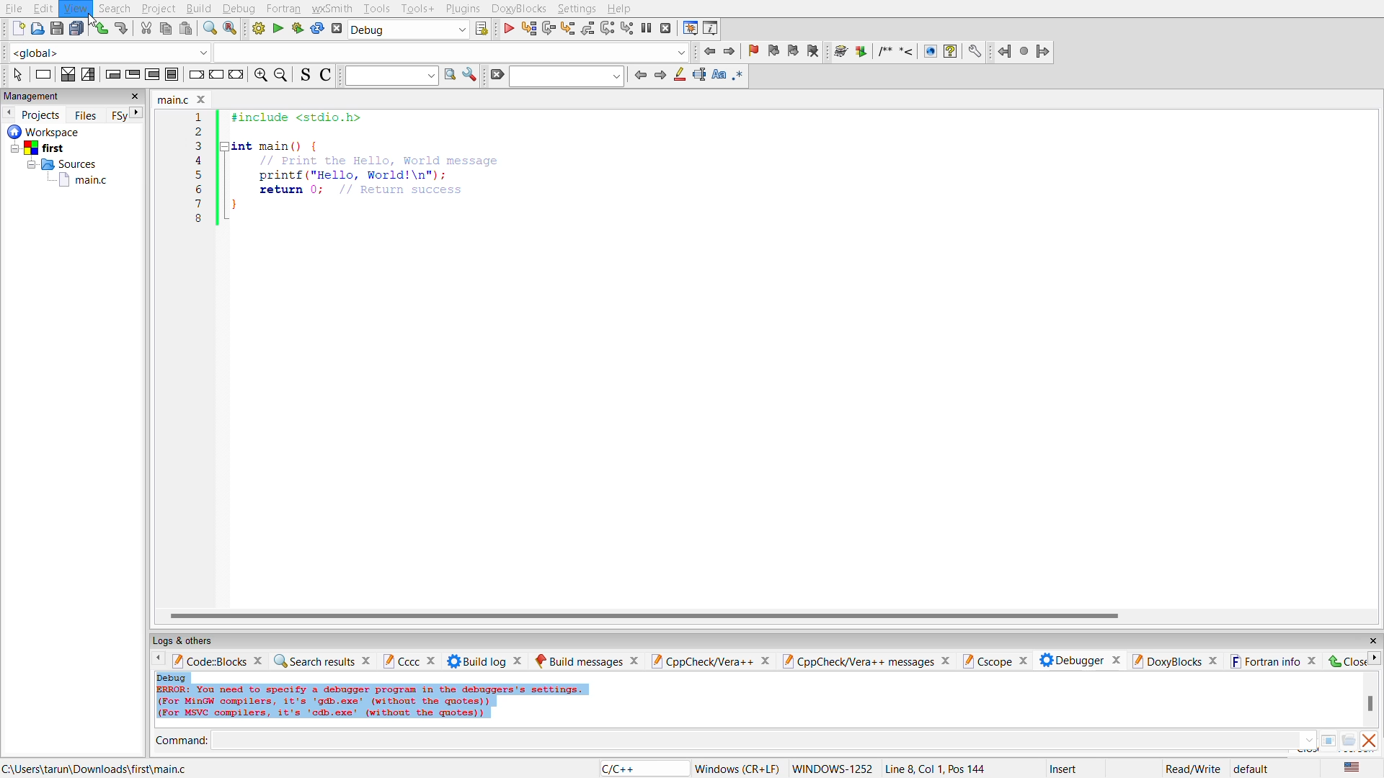 Image resolution: width=1384 pixels, height=778 pixels. Describe the element at coordinates (648, 30) in the screenshot. I see `break debugger` at that location.